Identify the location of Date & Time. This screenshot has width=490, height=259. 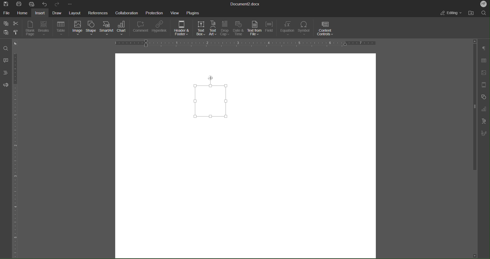
(238, 29).